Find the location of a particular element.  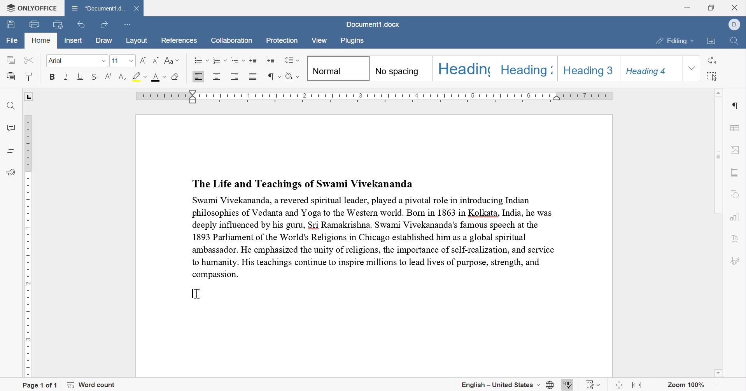

fit to page is located at coordinates (619, 387).